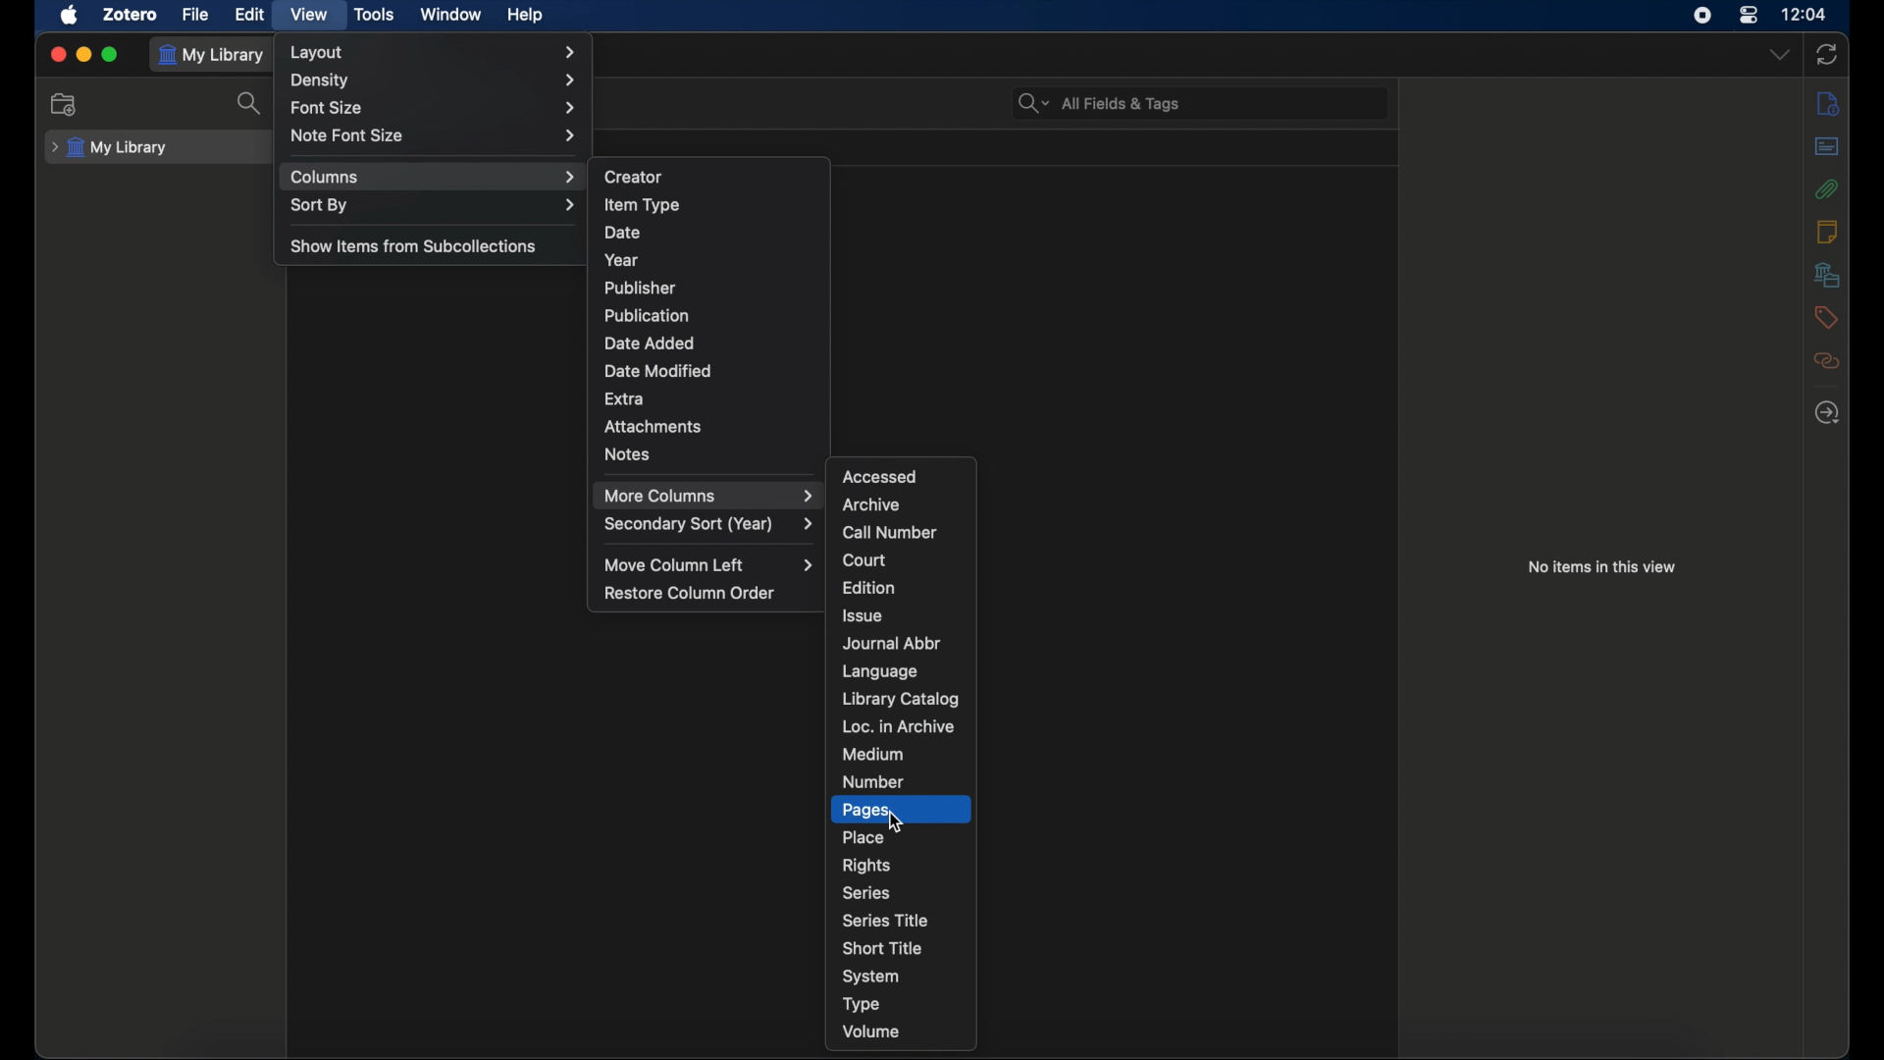 Image resolution: width=1884 pixels, height=1060 pixels. What do you see at coordinates (625, 233) in the screenshot?
I see `date` at bounding box center [625, 233].